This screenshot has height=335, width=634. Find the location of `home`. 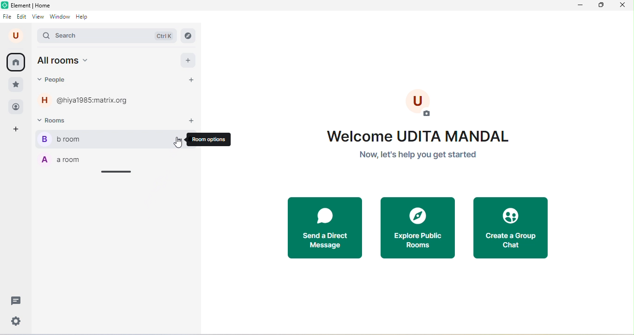

home is located at coordinates (15, 62).